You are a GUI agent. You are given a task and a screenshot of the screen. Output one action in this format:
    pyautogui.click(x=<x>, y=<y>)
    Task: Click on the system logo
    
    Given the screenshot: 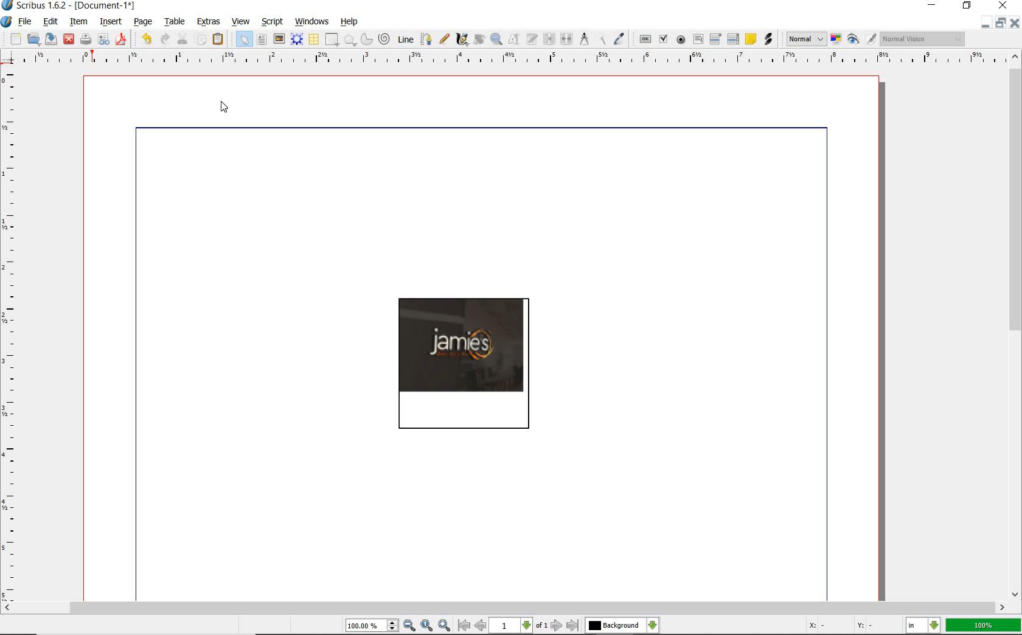 What is the action you would take?
    pyautogui.click(x=6, y=21)
    